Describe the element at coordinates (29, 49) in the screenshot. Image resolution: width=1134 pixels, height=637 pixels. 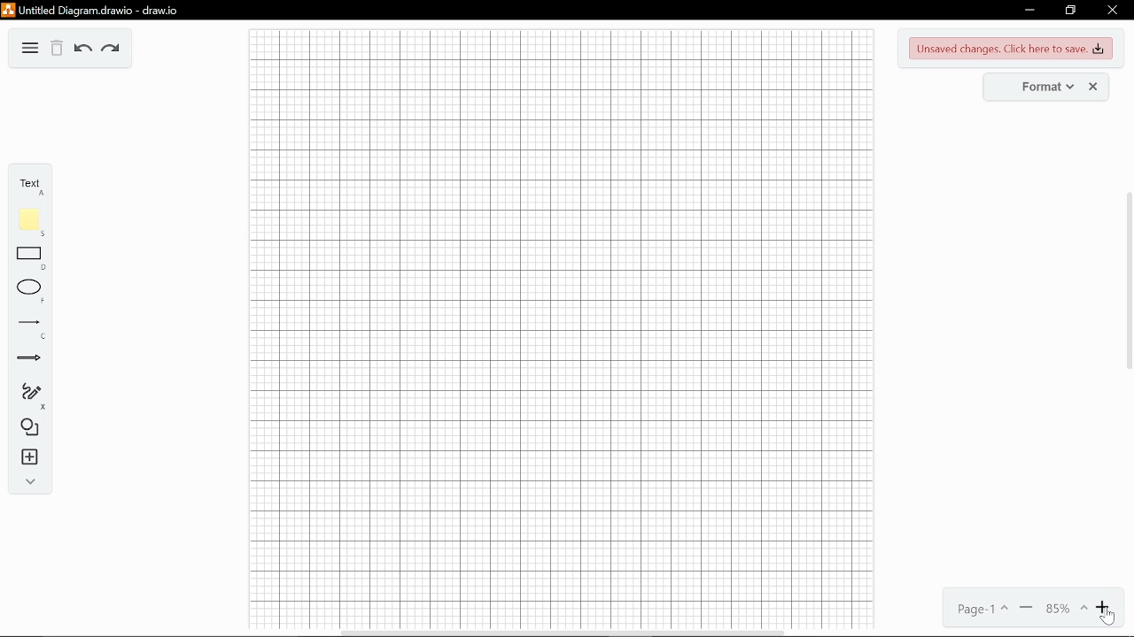
I see `More options` at that location.